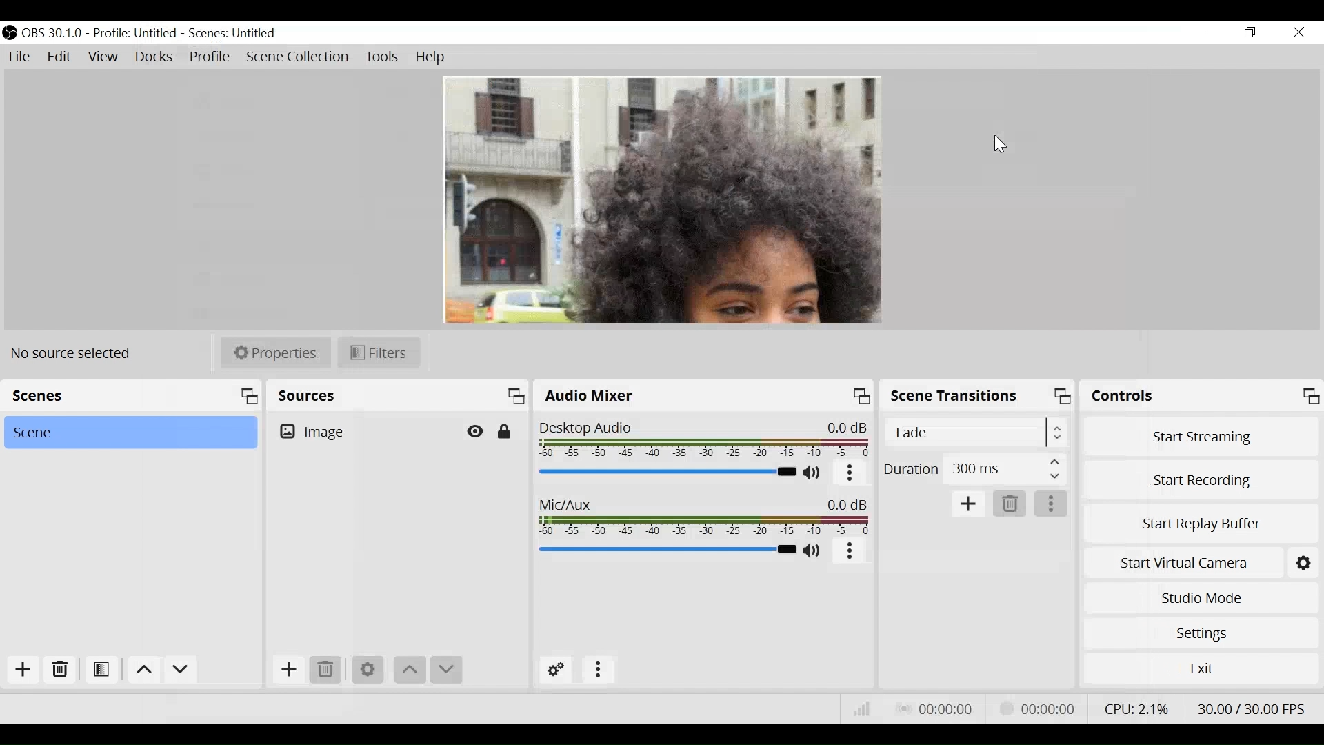 The height and width of the screenshot is (745, 1324). I want to click on More options, so click(598, 670).